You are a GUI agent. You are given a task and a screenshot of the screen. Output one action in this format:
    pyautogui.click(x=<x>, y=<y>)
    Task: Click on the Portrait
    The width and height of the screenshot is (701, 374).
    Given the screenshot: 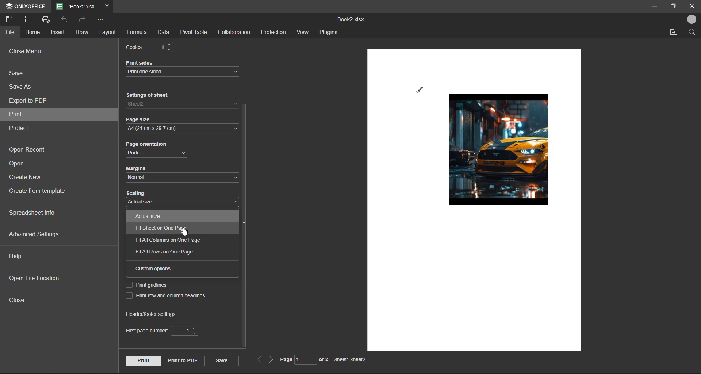 What is the action you would take?
    pyautogui.click(x=145, y=153)
    